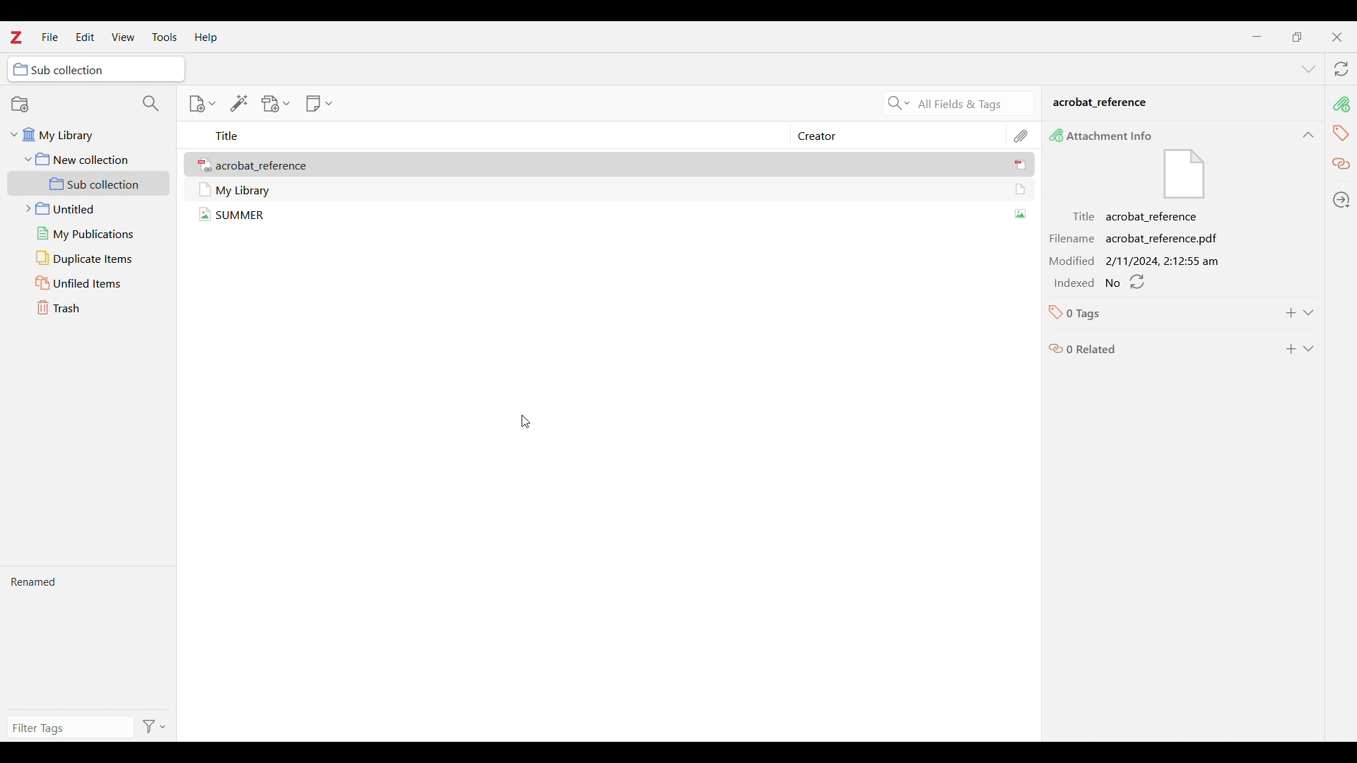 This screenshot has width=1357, height=763. What do you see at coordinates (1100, 285) in the screenshot?
I see `indexed No ` at bounding box center [1100, 285].